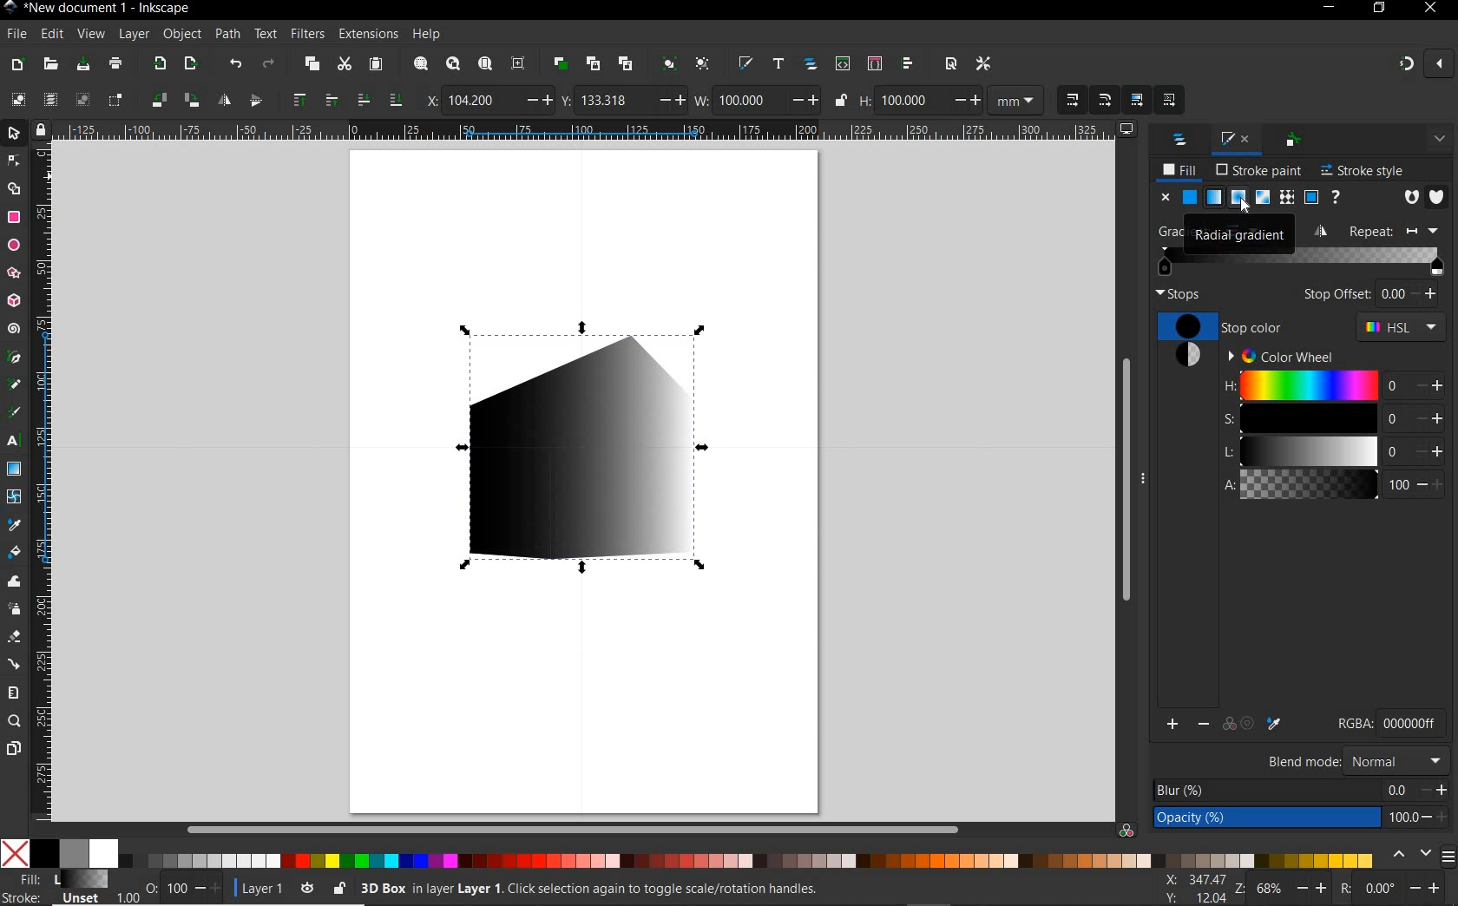  I want to click on ZOOM TOOL, so click(16, 721).